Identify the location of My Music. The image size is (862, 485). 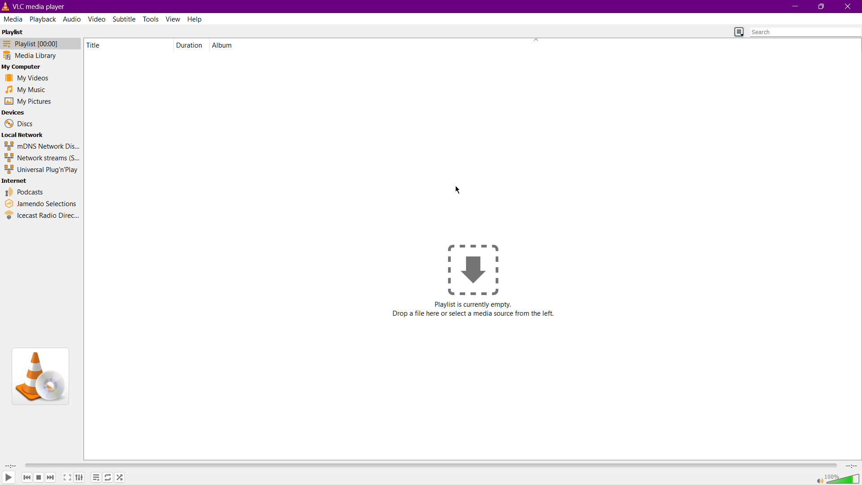
(25, 89).